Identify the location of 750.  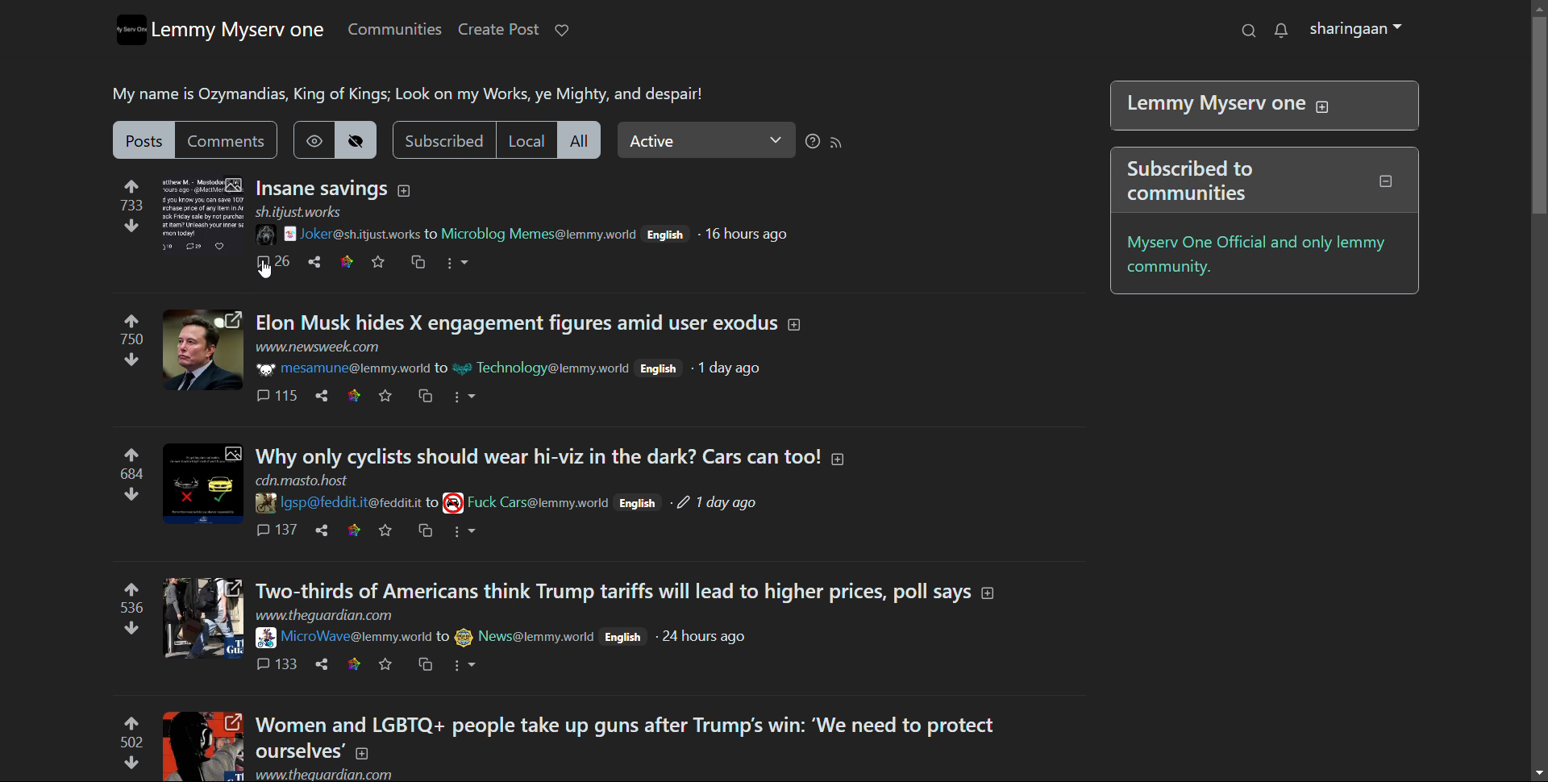
(131, 339).